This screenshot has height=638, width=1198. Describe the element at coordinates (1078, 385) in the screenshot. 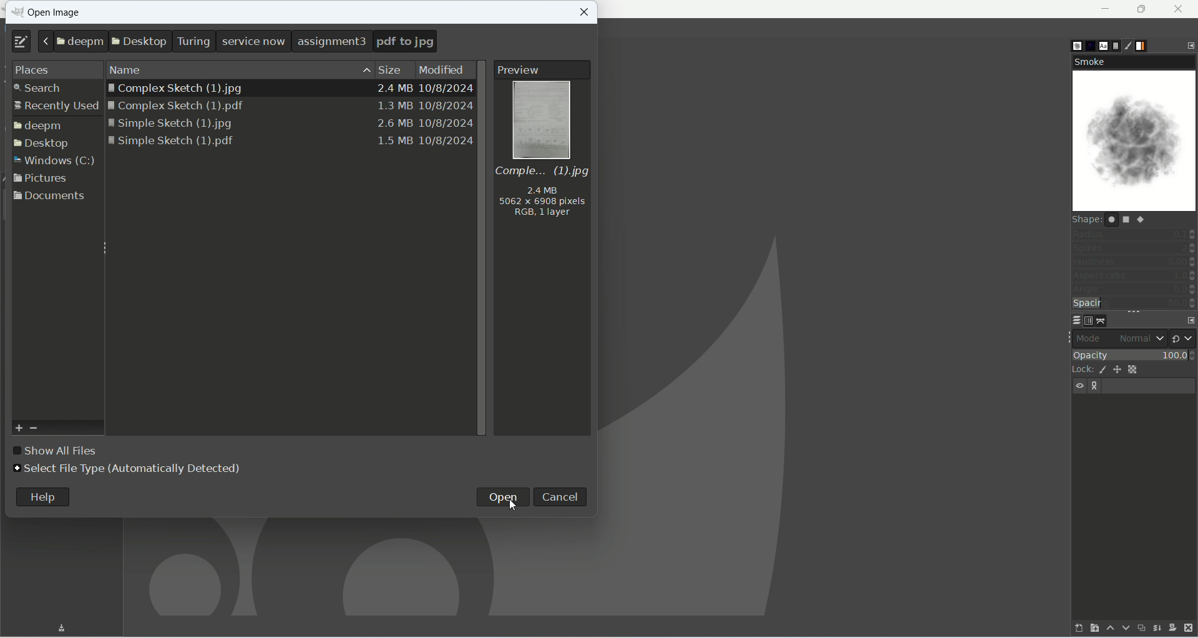

I see `visibility` at that location.